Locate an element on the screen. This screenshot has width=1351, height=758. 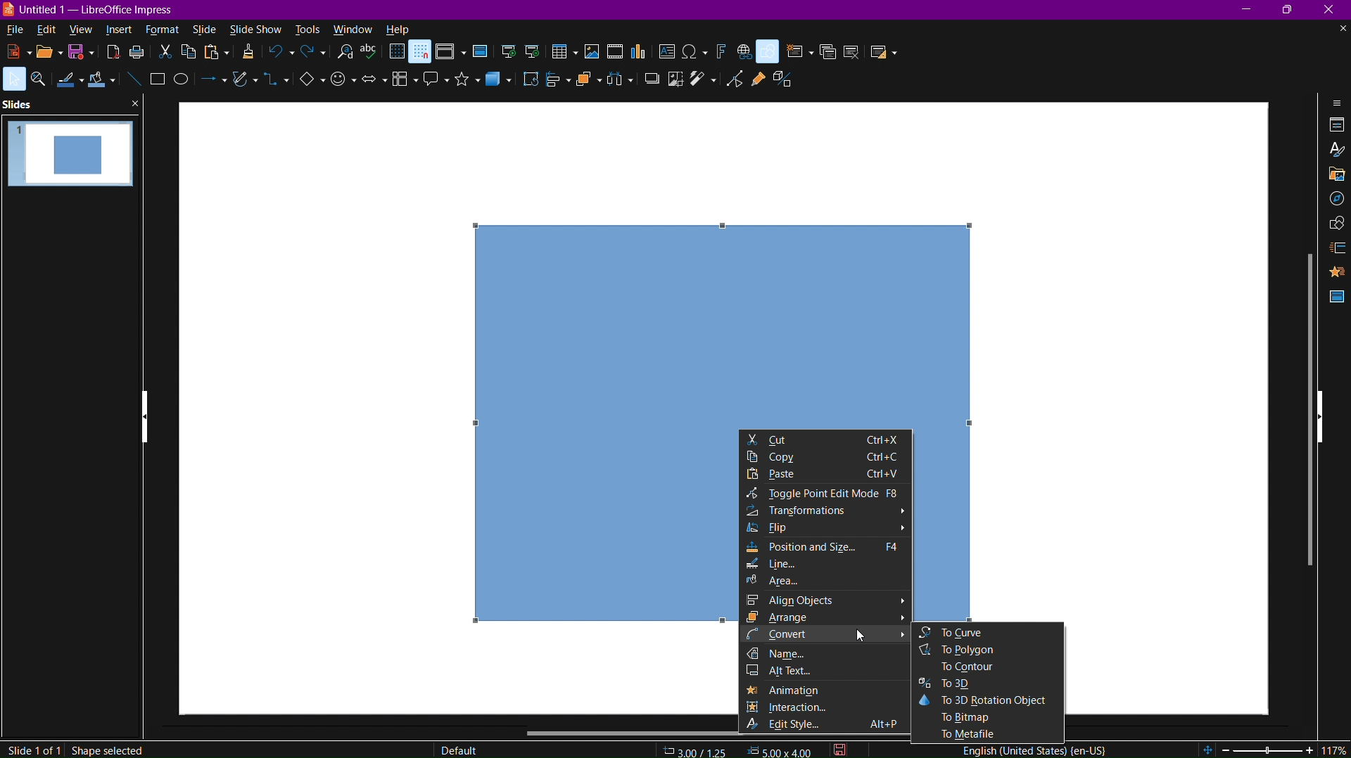
English is located at coordinates (1031, 751).